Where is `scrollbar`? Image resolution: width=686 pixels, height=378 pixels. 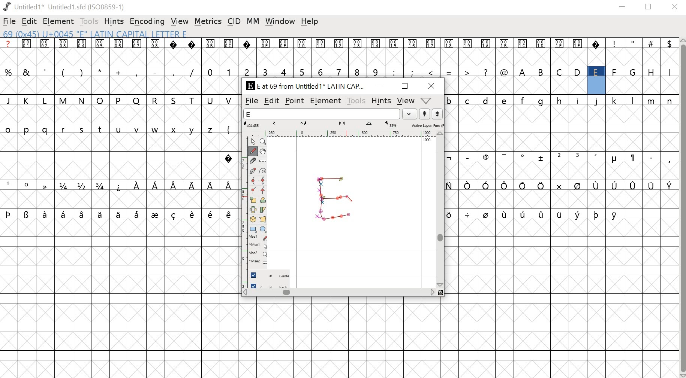
scrollbar is located at coordinates (342, 293).